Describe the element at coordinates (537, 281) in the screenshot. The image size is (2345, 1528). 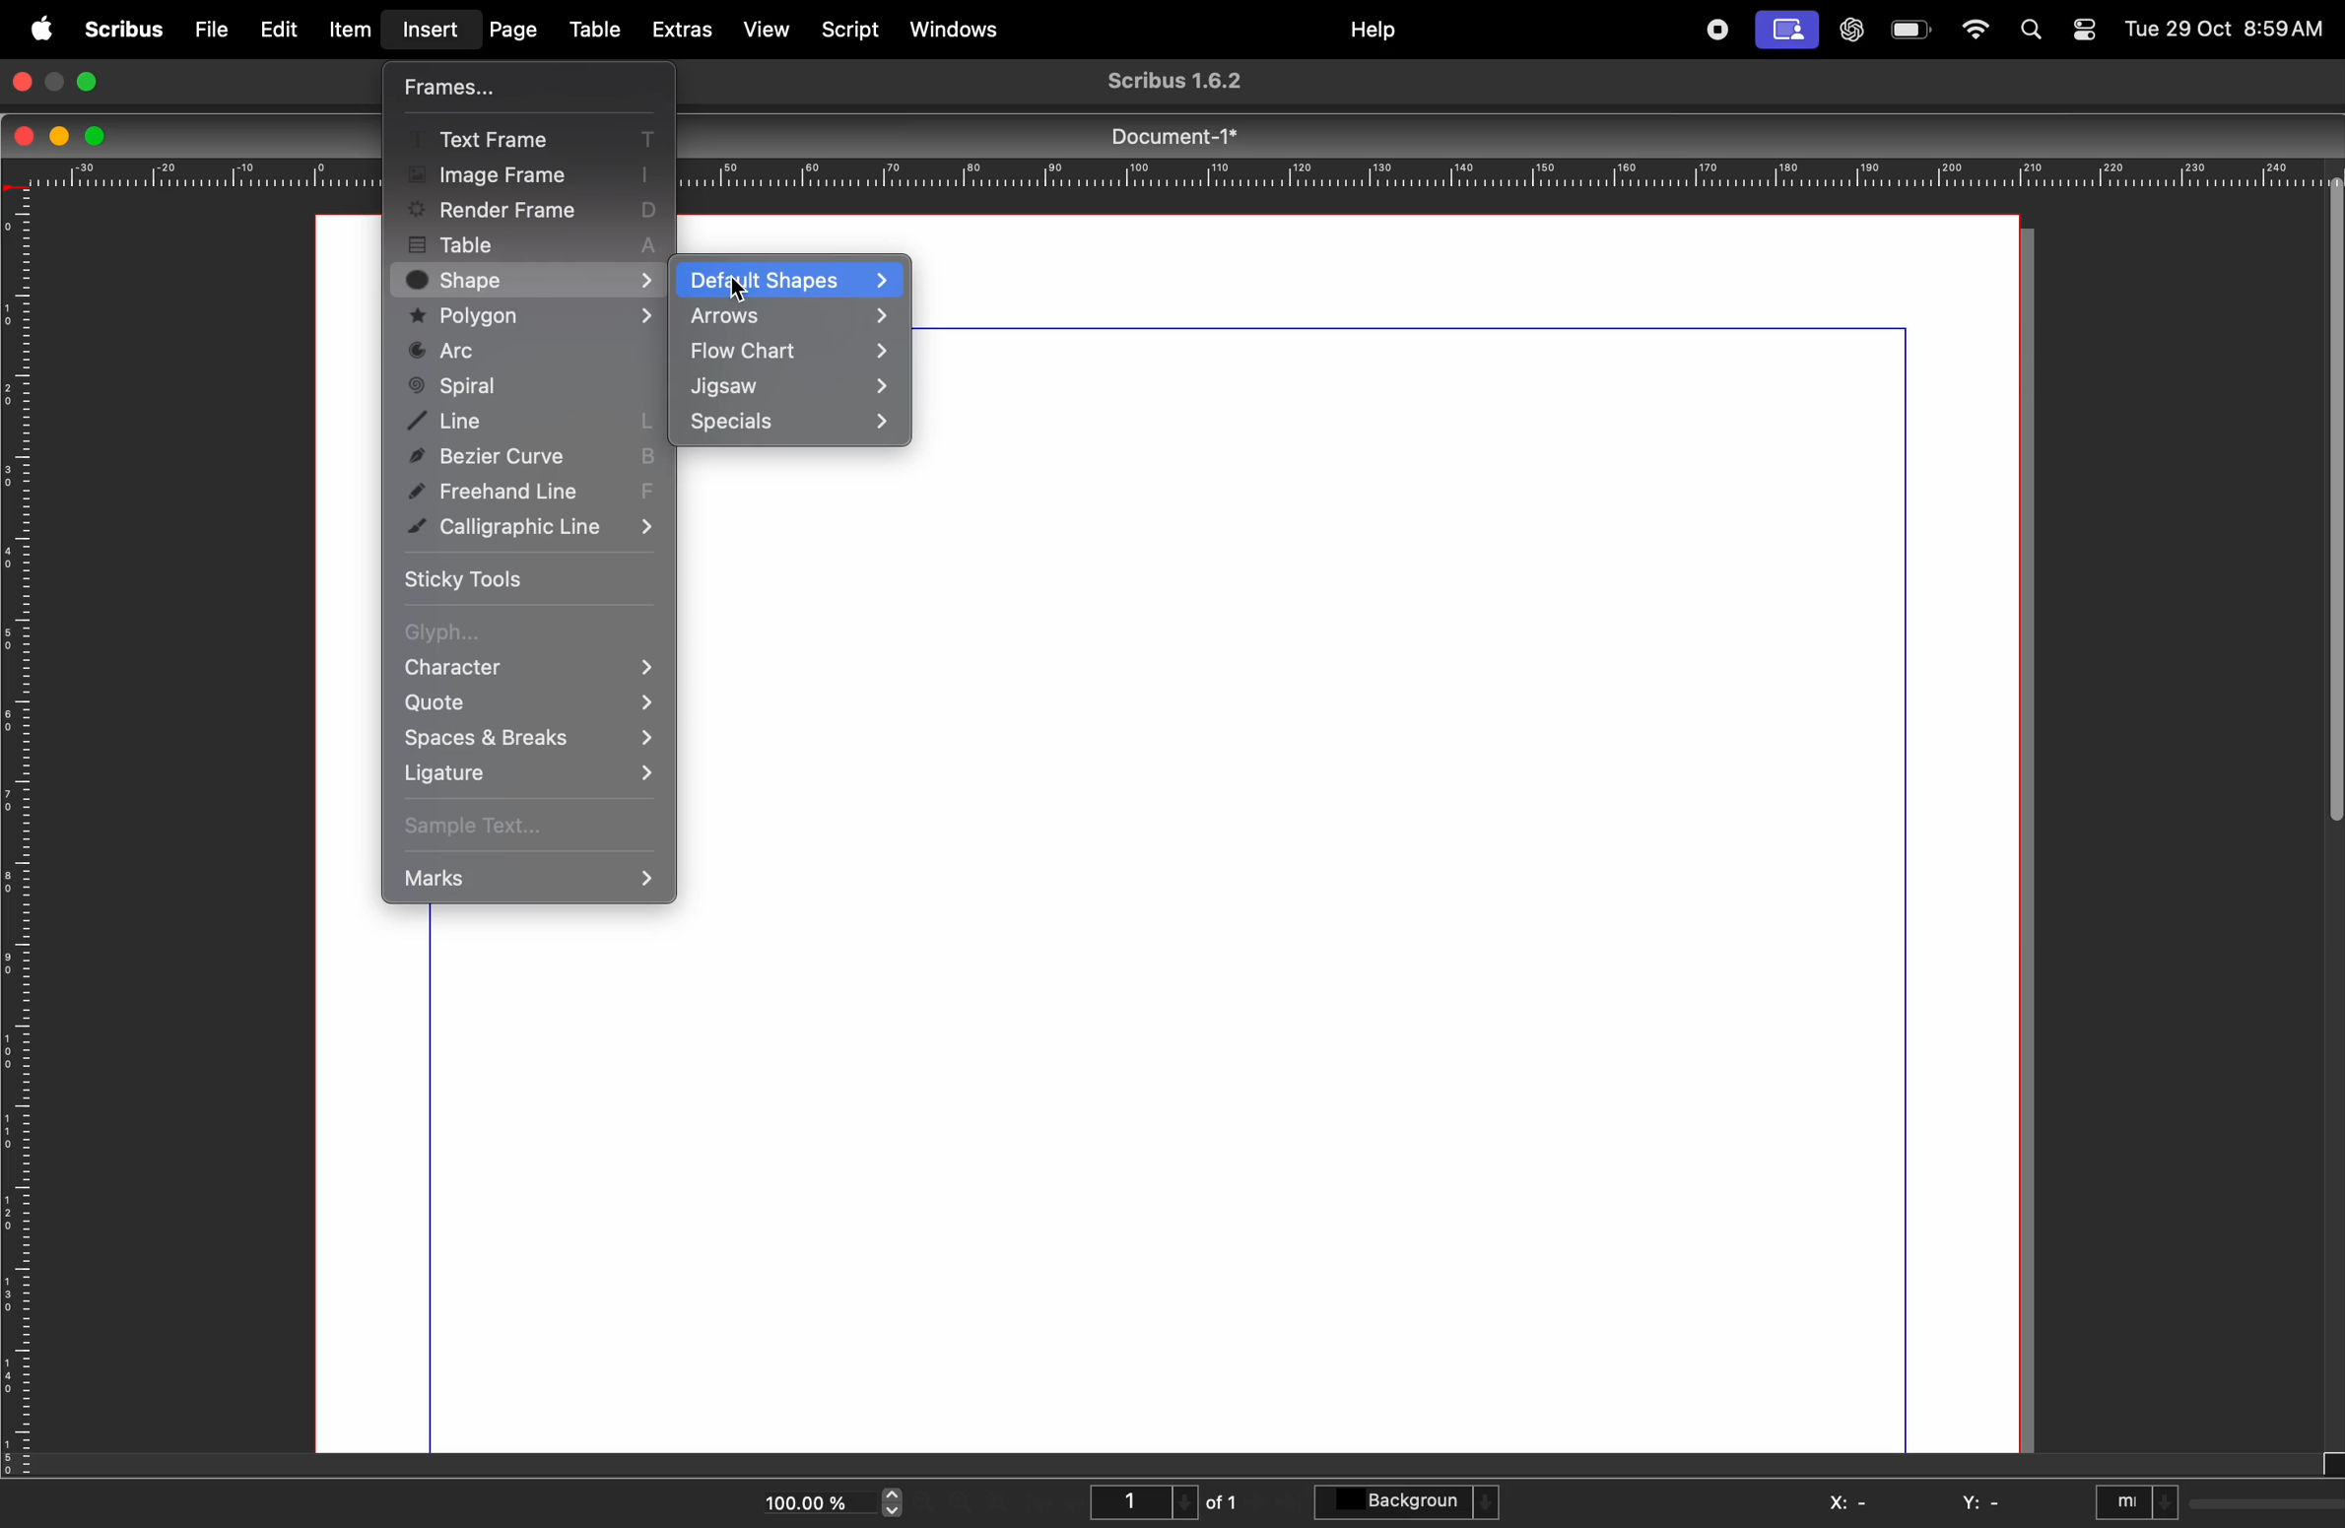
I see `shape` at that location.